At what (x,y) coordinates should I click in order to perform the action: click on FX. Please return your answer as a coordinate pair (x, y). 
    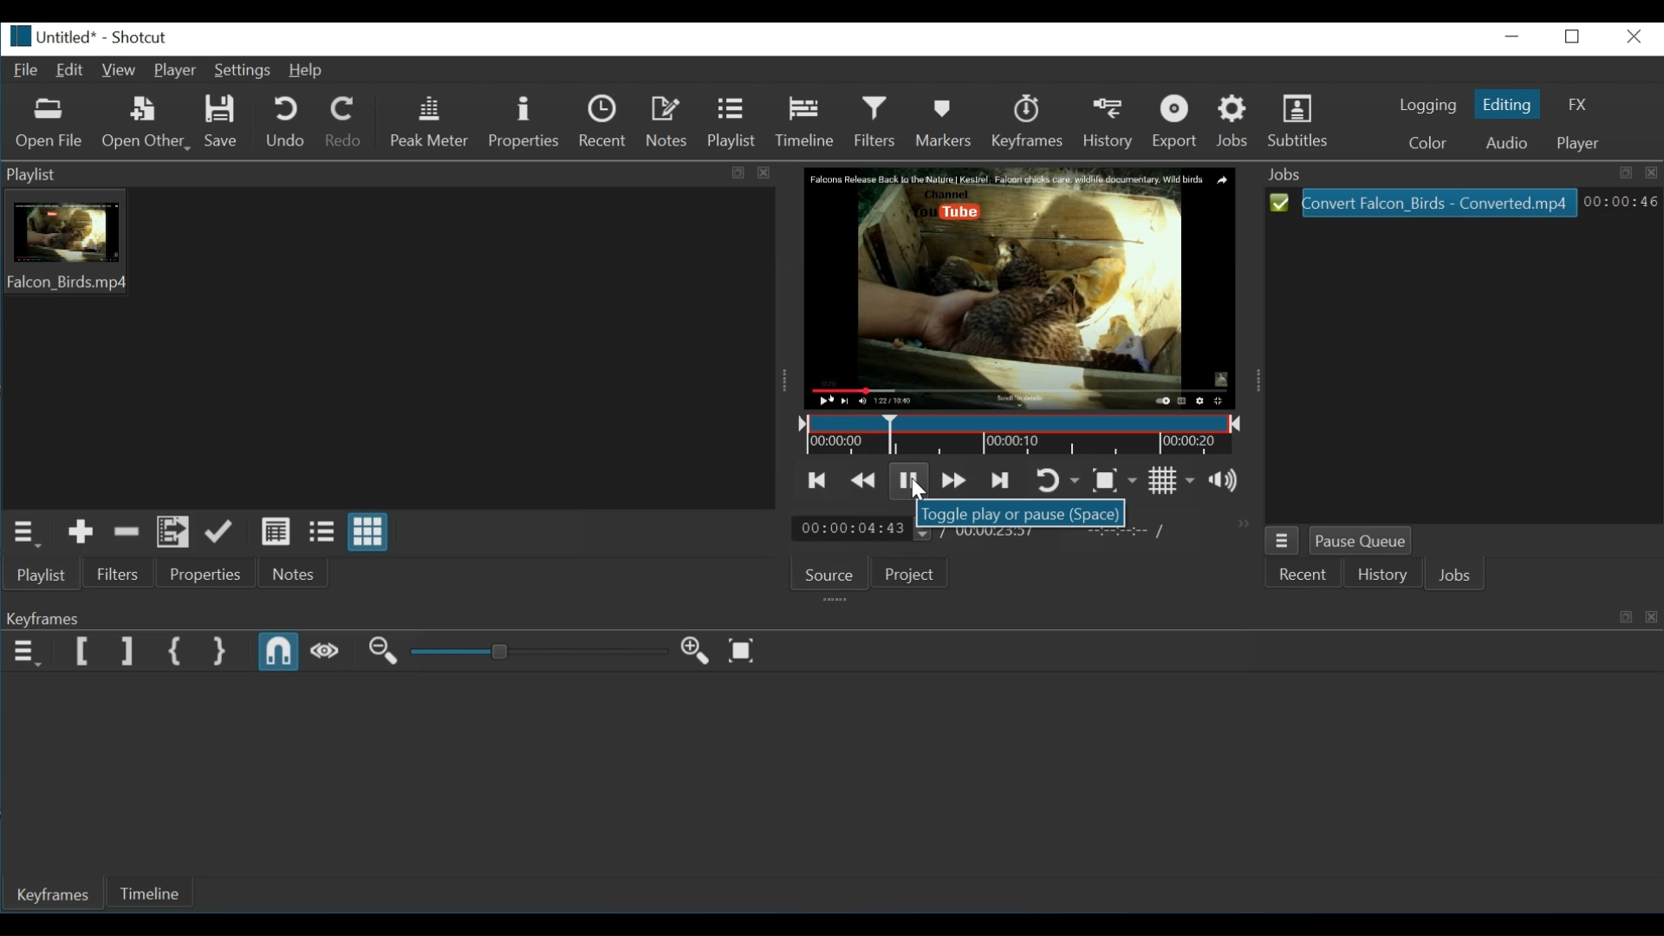
    Looking at the image, I should click on (1578, 104).